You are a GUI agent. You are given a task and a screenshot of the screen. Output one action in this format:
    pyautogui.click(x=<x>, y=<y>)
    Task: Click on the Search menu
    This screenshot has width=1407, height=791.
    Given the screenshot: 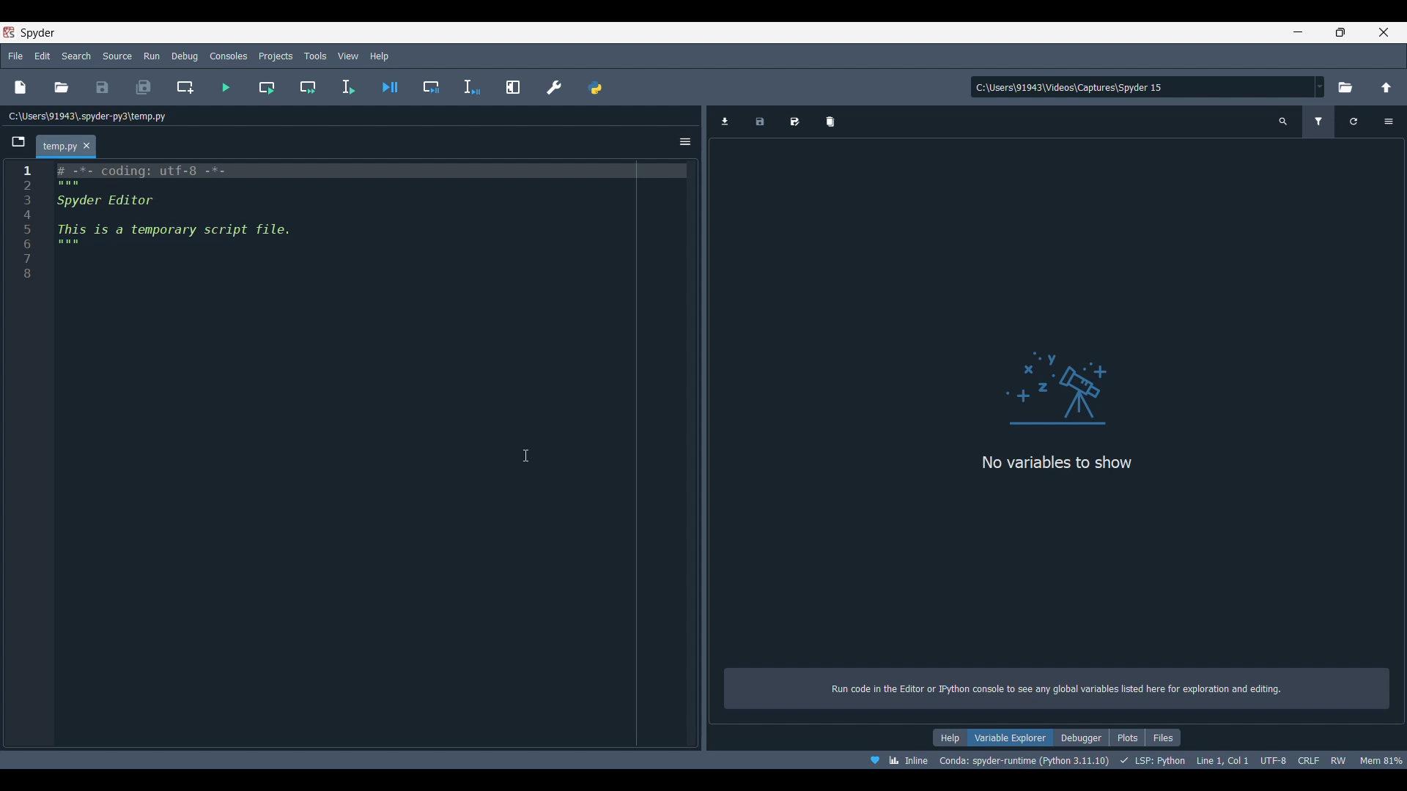 What is the action you would take?
    pyautogui.click(x=75, y=56)
    